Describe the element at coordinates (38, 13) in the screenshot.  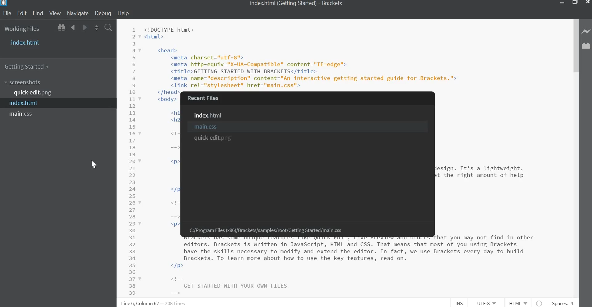
I see `Find` at that location.